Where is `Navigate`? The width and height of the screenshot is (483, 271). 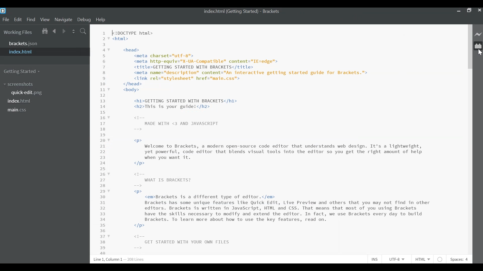 Navigate is located at coordinates (64, 20).